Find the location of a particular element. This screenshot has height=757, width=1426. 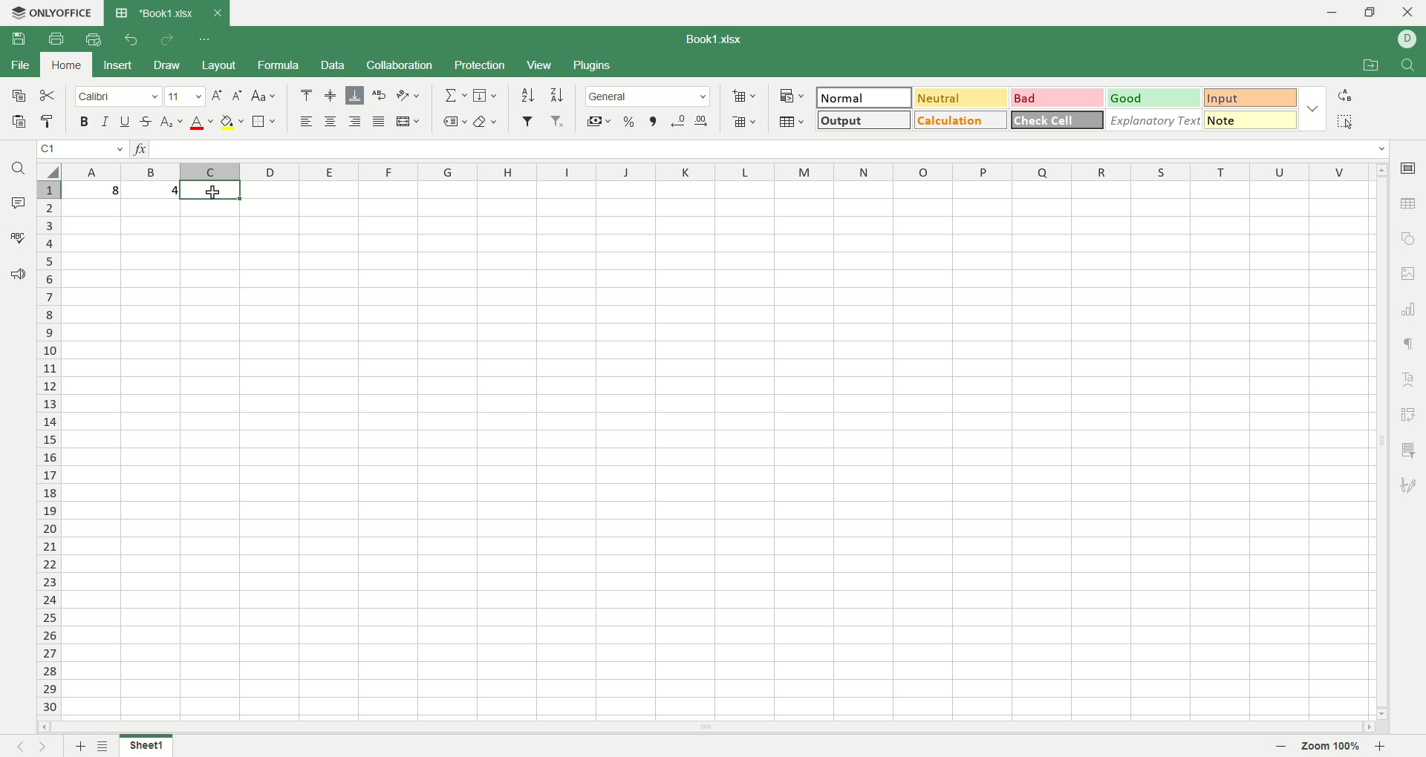

input is located at coordinates (1250, 97).